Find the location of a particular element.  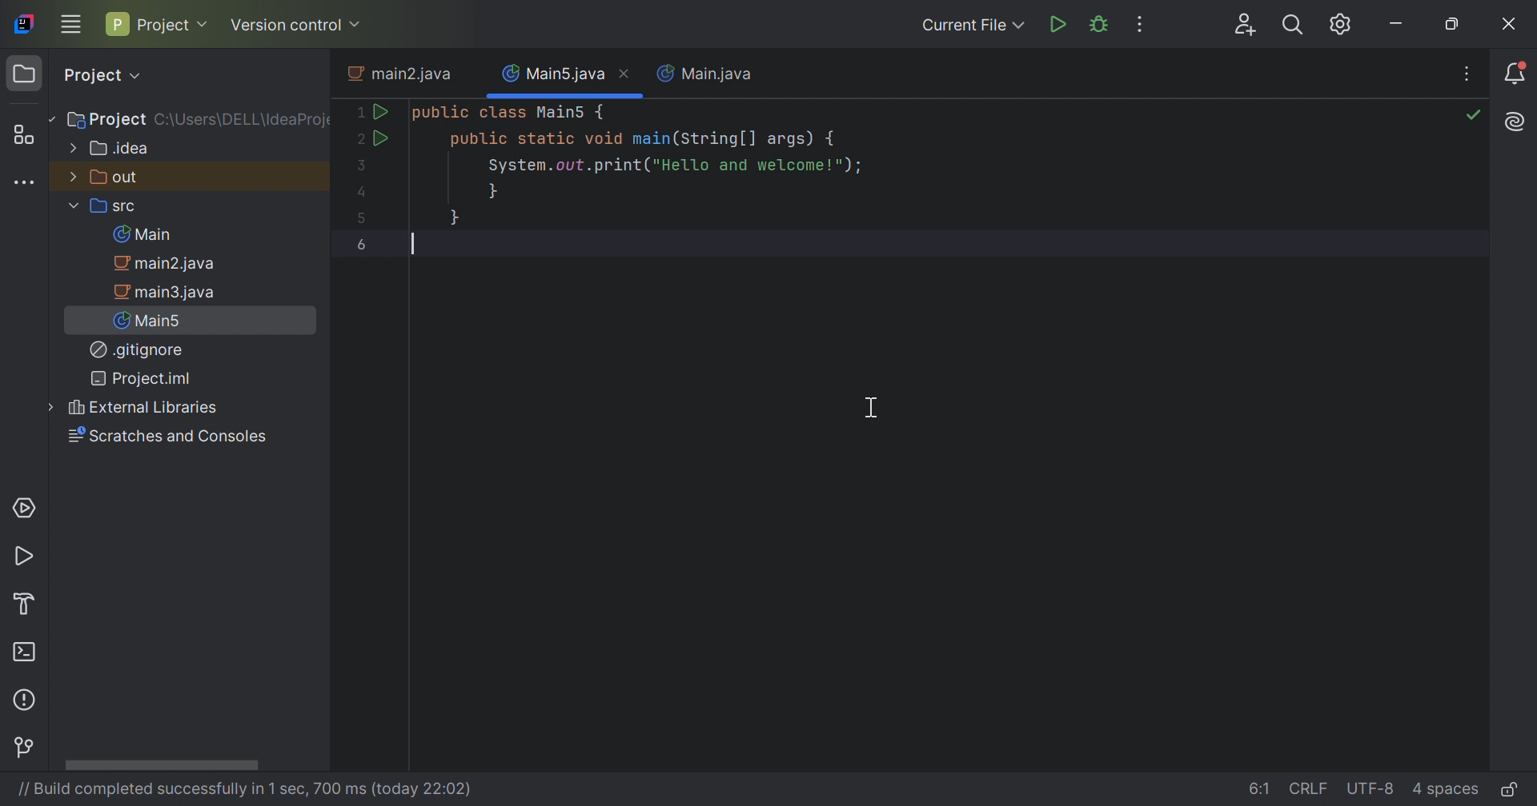

Current File is located at coordinates (970, 24).